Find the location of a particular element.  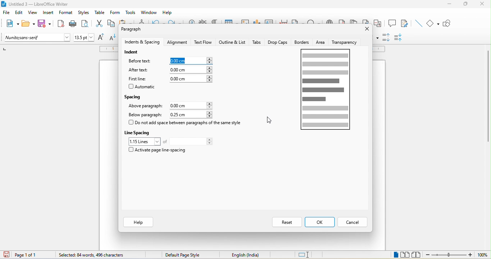

open is located at coordinates (28, 24).